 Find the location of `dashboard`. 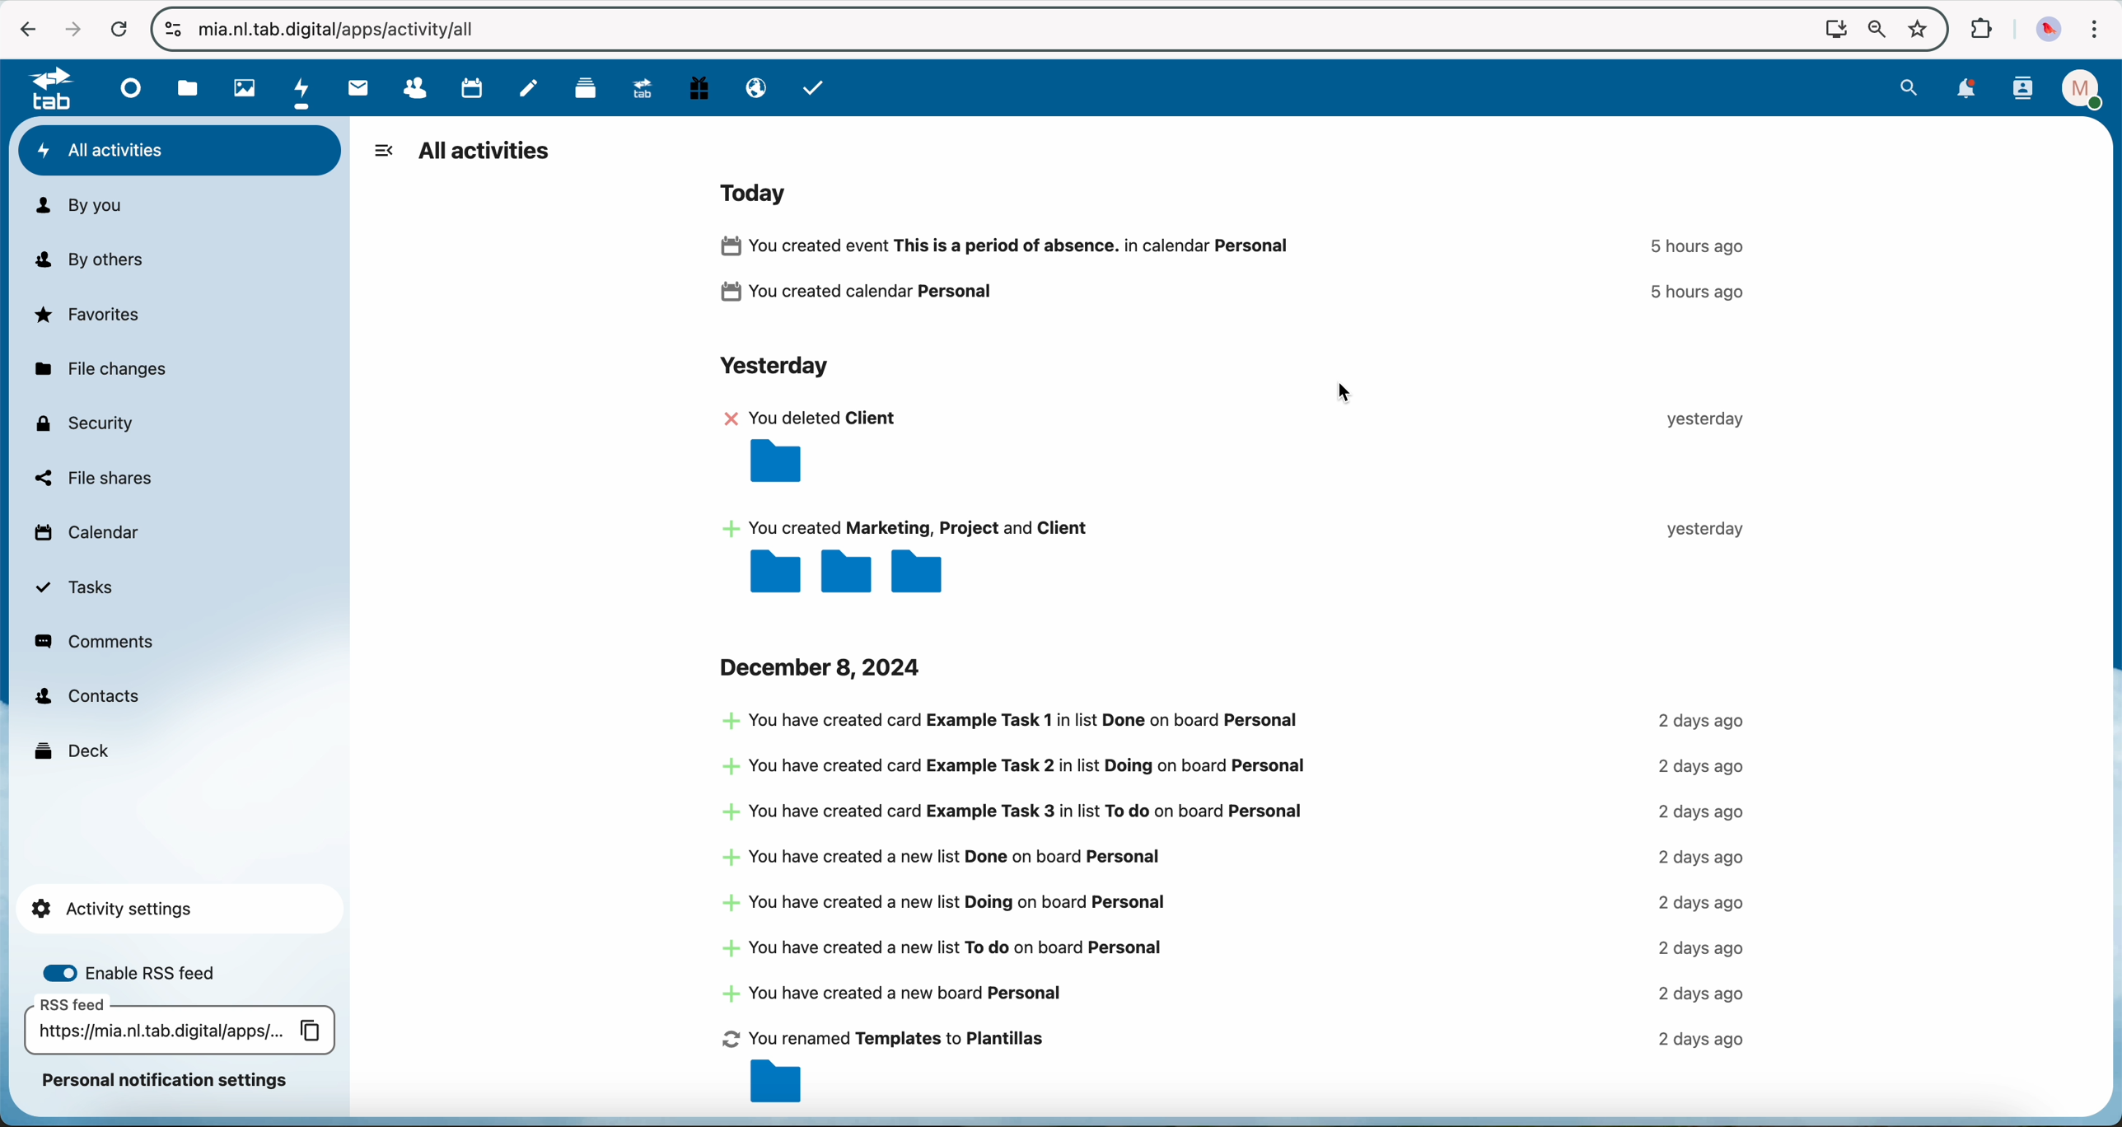

dashboard is located at coordinates (127, 87).